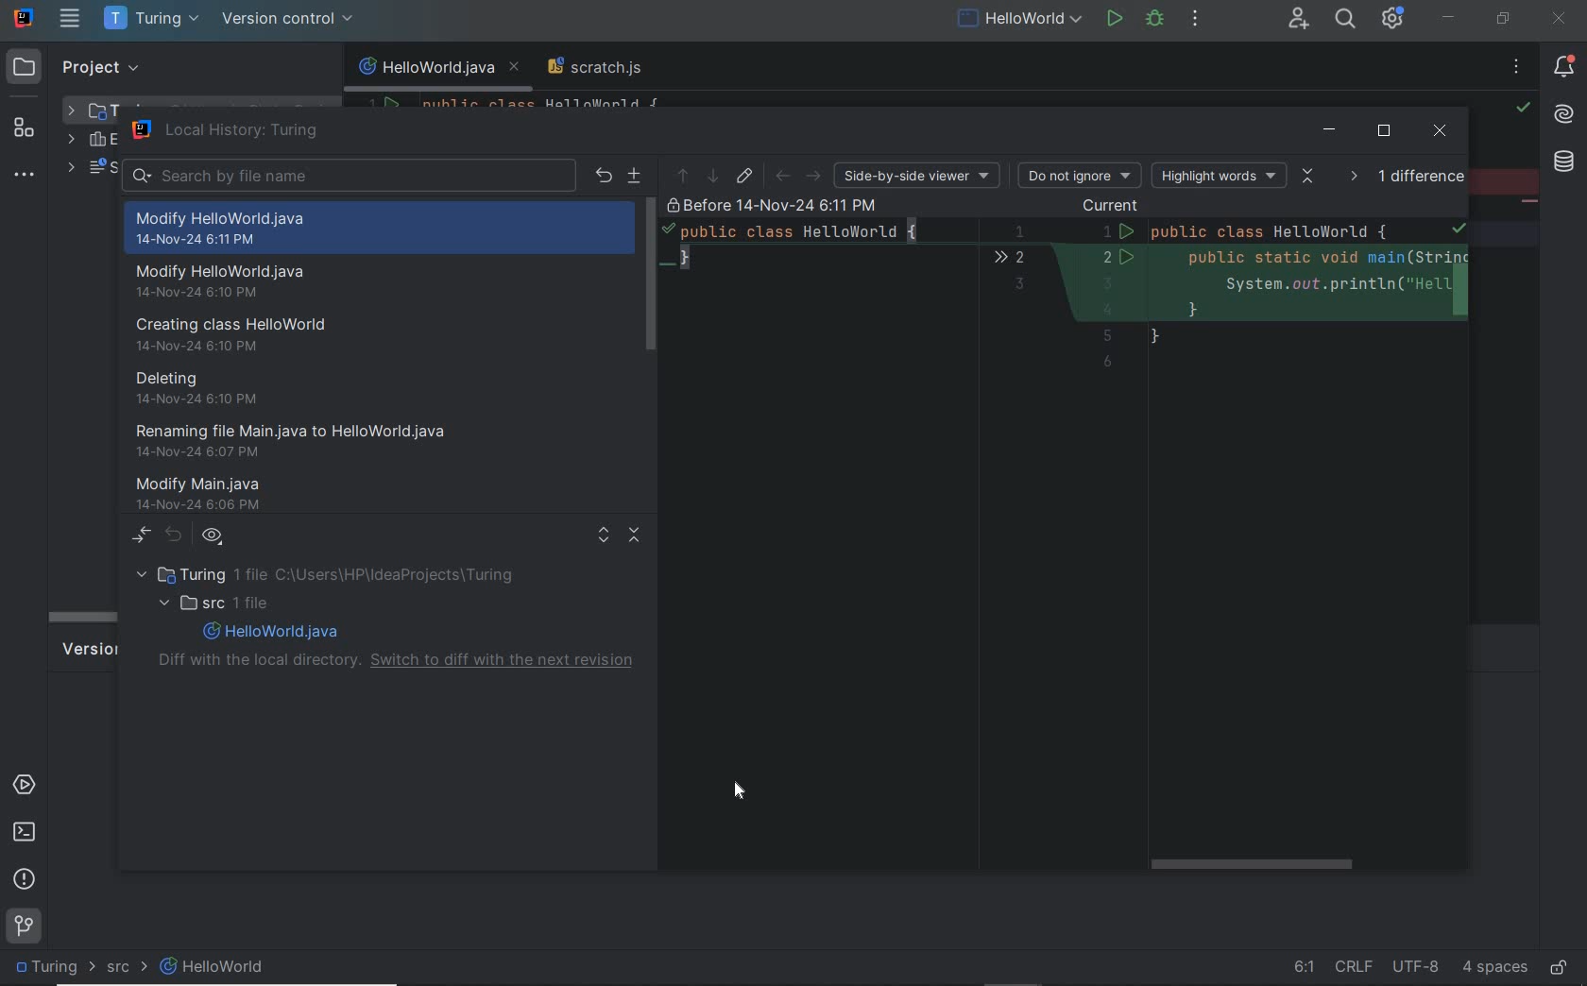  What do you see at coordinates (685, 173) in the screenshot?
I see `previous difference` at bounding box center [685, 173].